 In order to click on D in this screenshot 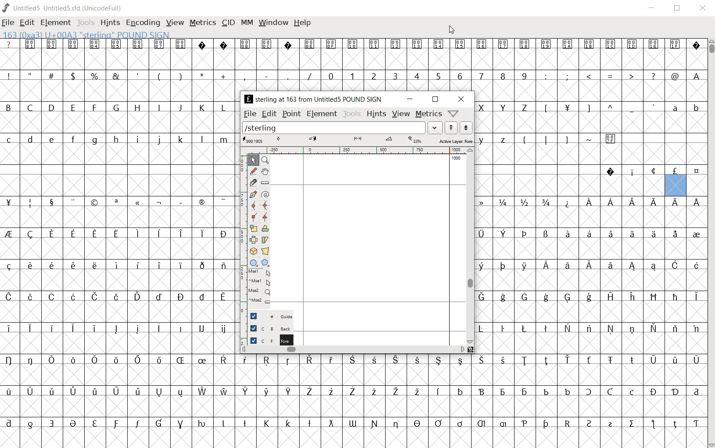, I will do `click(51, 107)`.